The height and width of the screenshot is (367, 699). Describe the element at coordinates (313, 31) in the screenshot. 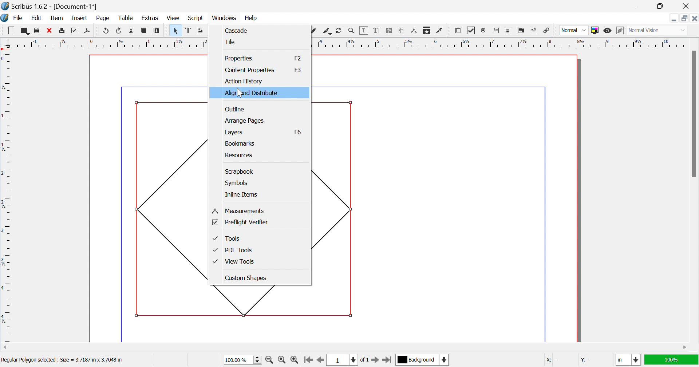

I see `Freehand line` at that location.